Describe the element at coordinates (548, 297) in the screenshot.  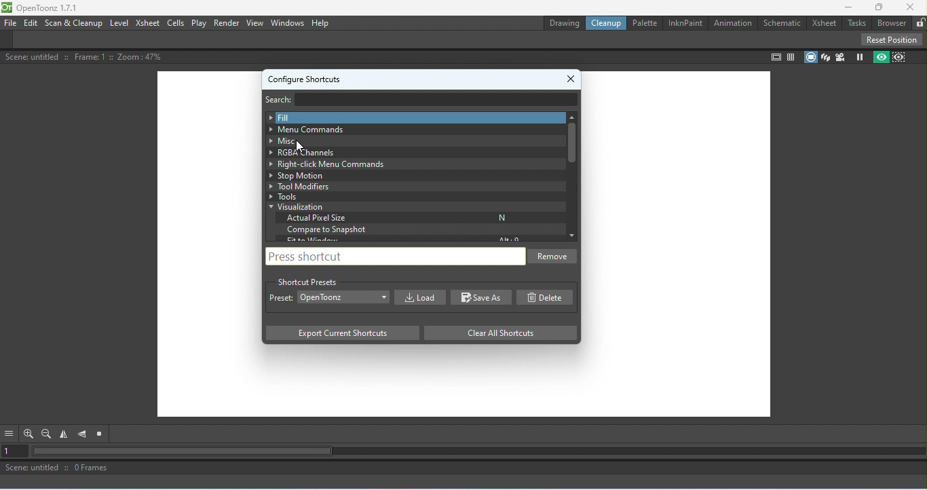
I see `Delete` at that location.